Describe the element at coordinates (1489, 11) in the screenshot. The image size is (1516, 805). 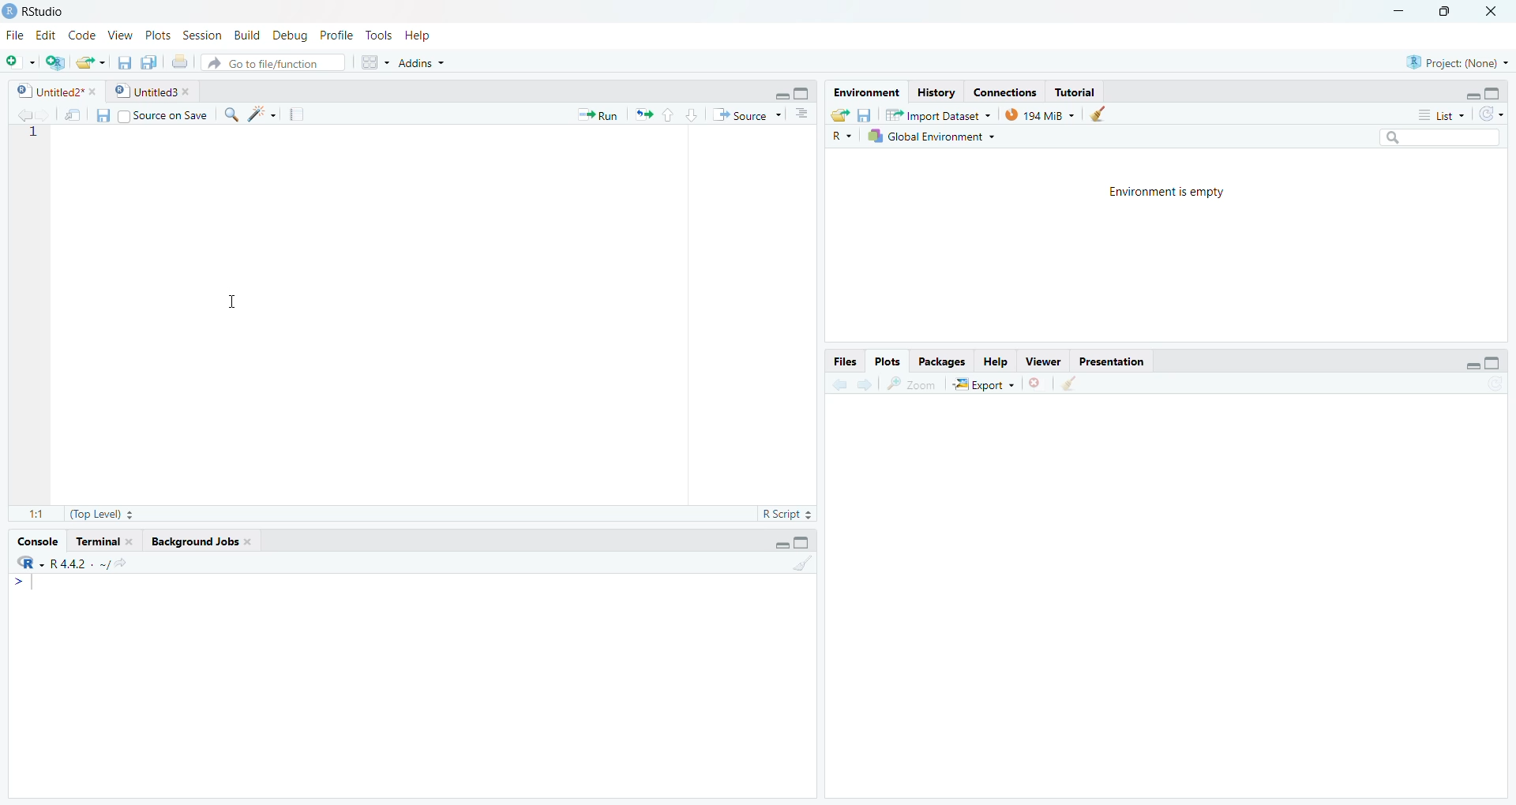
I see `Close` at that location.